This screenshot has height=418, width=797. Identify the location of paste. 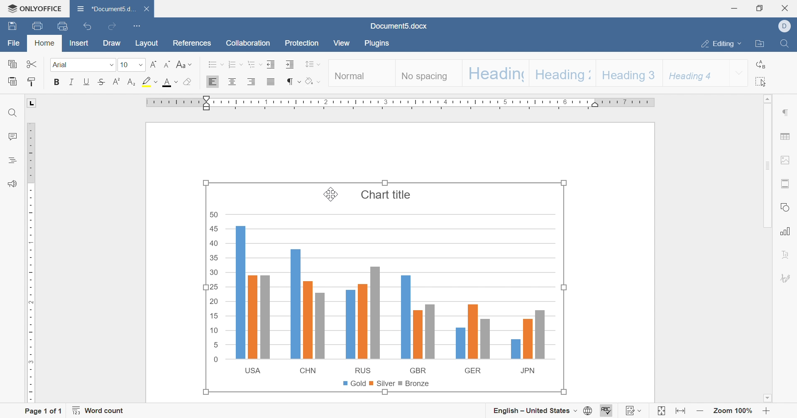
(12, 81).